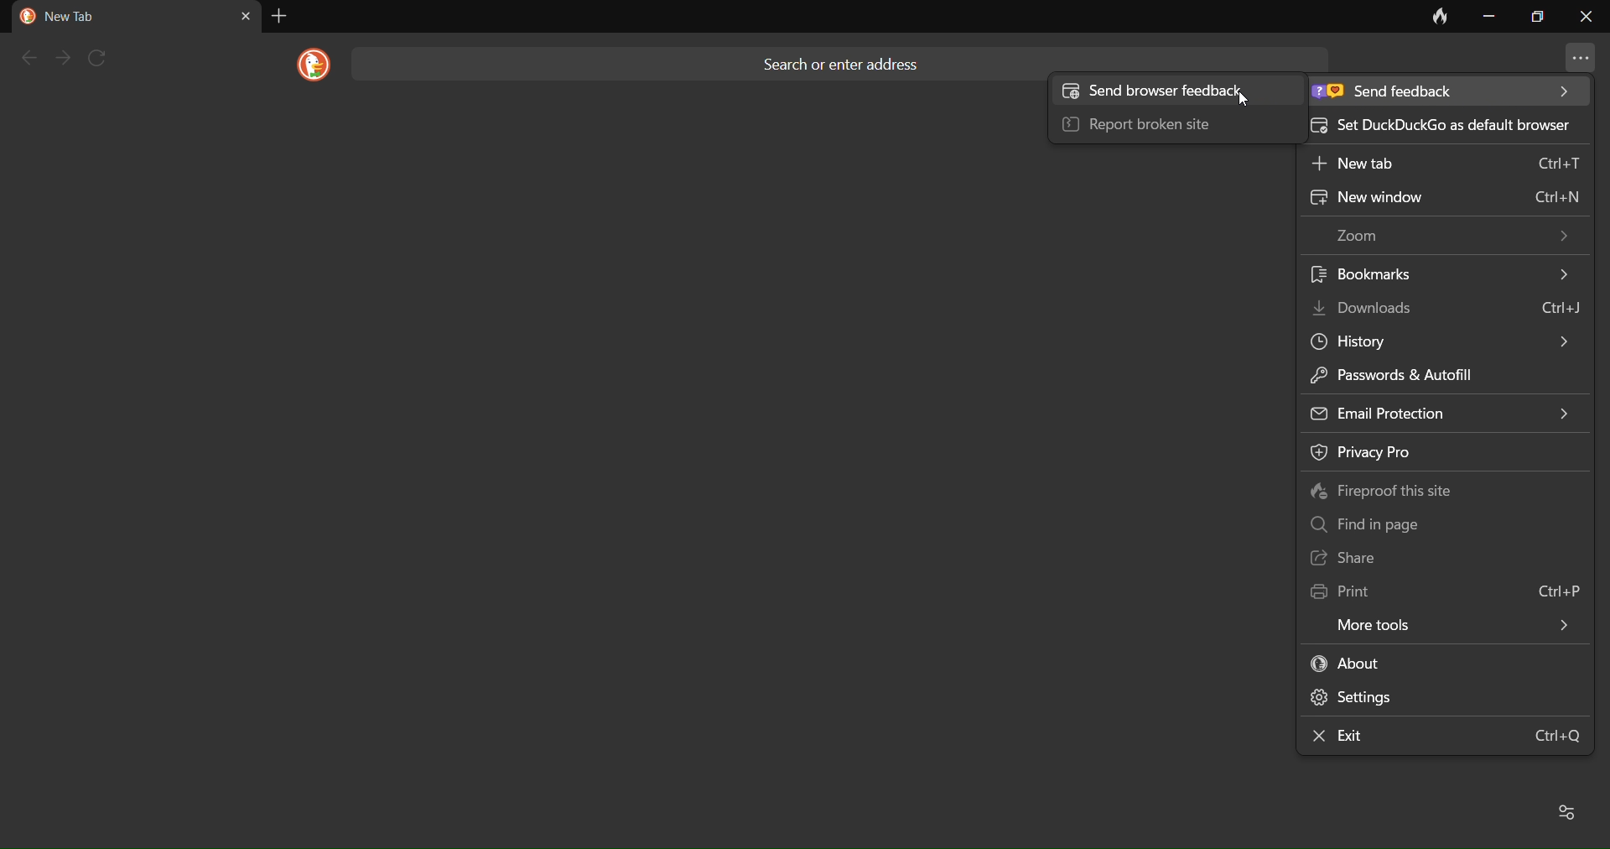 The width and height of the screenshot is (1610, 849). Describe the element at coordinates (1424, 662) in the screenshot. I see `about` at that location.